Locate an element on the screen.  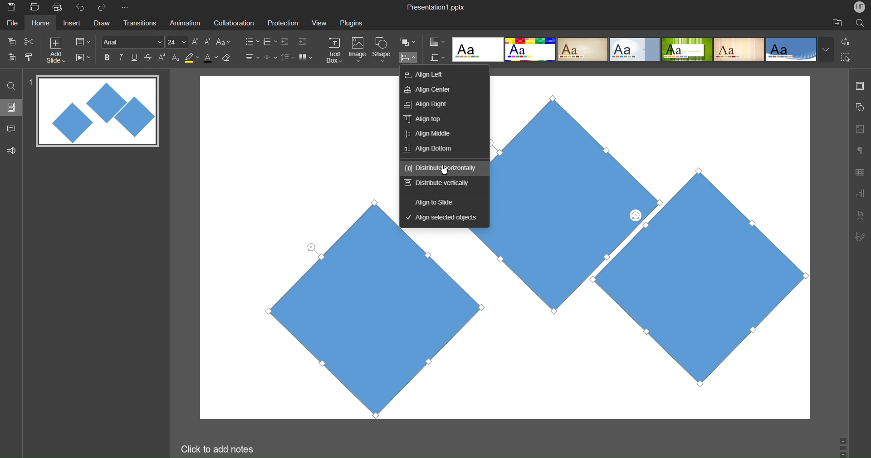
Playback is located at coordinates (83, 58).